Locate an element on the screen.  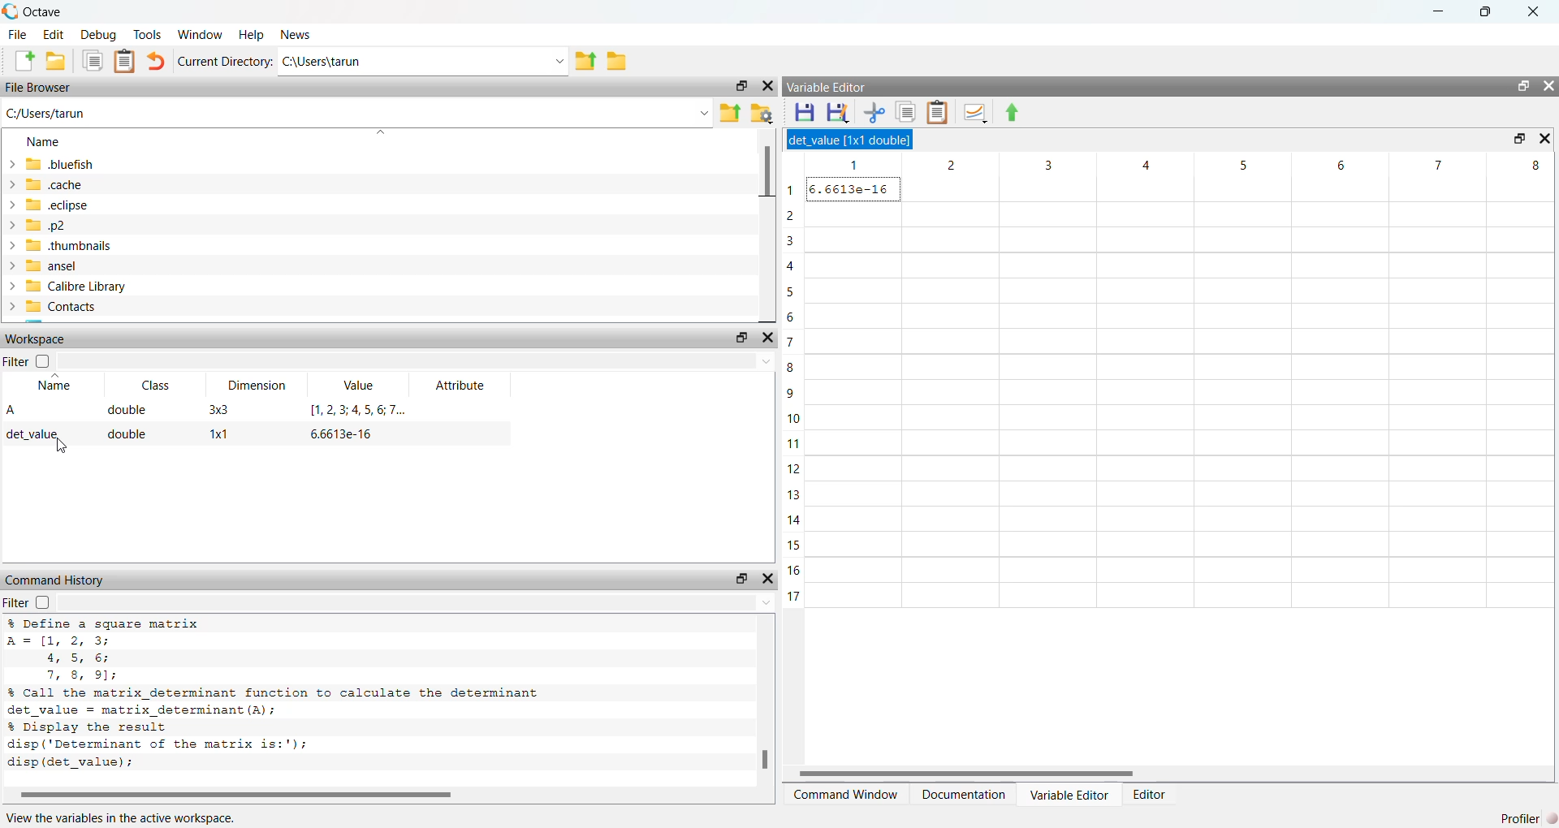
1 2 3 4 5 6 7 8 is located at coordinates (1185, 164).